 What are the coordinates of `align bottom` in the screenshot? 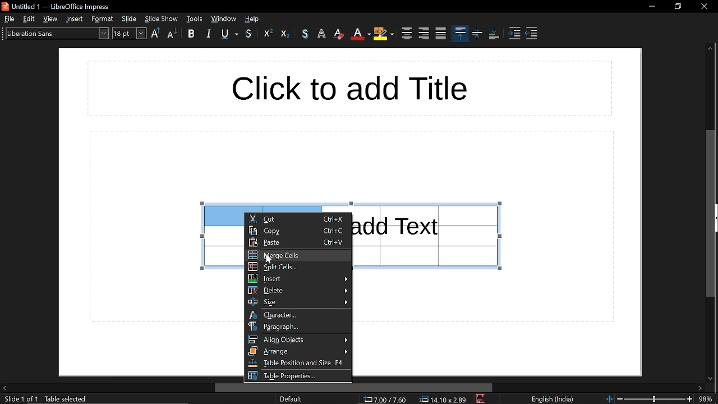 It's located at (494, 34).